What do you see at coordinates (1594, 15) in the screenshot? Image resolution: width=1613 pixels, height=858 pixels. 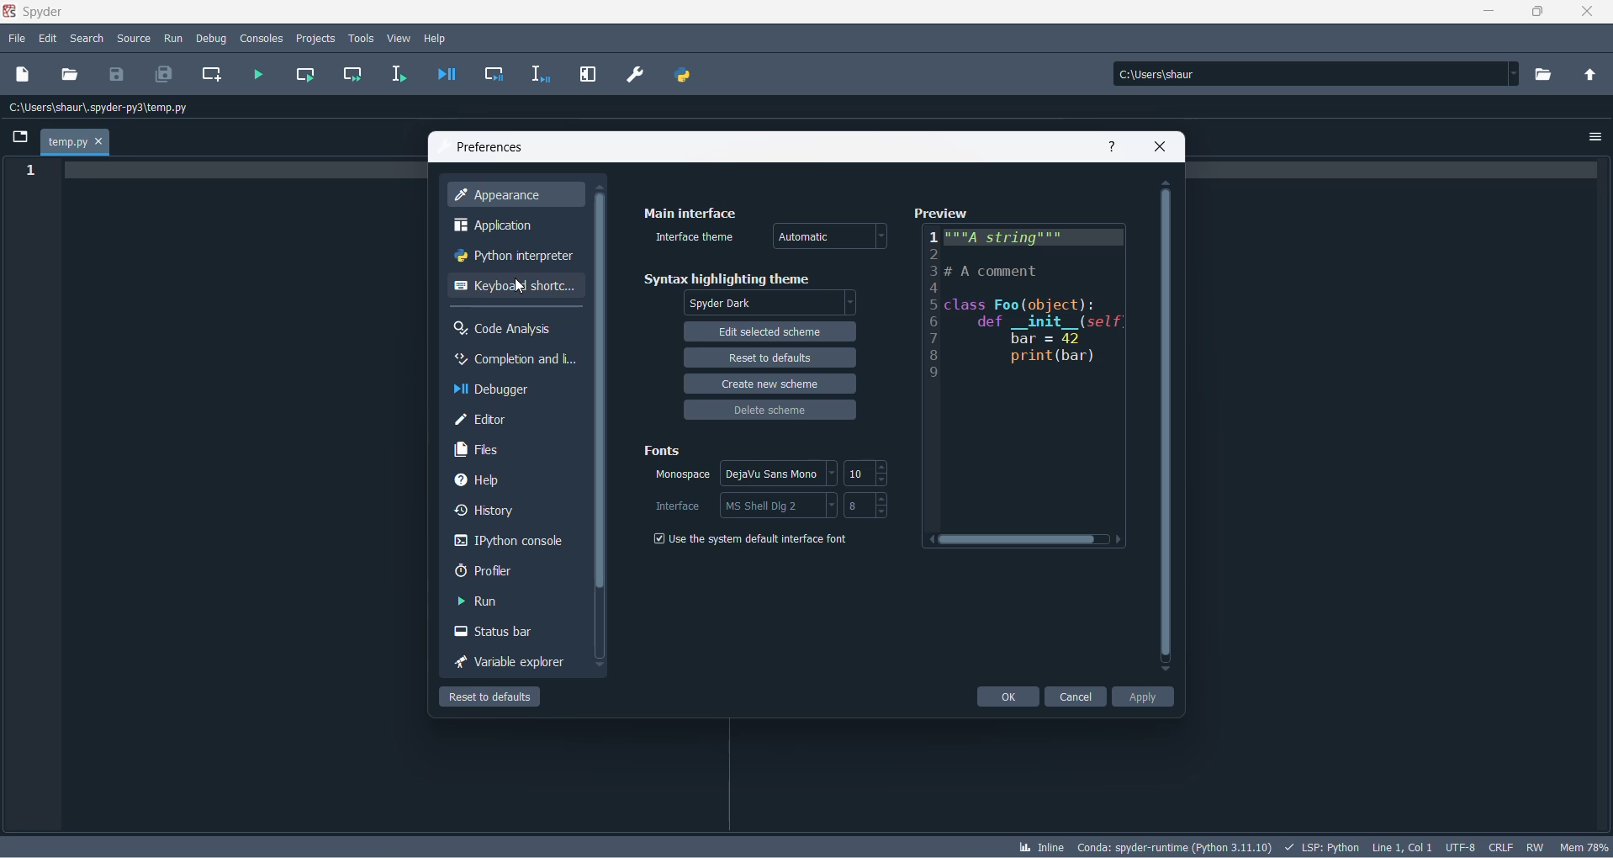 I see `close` at bounding box center [1594, 15].